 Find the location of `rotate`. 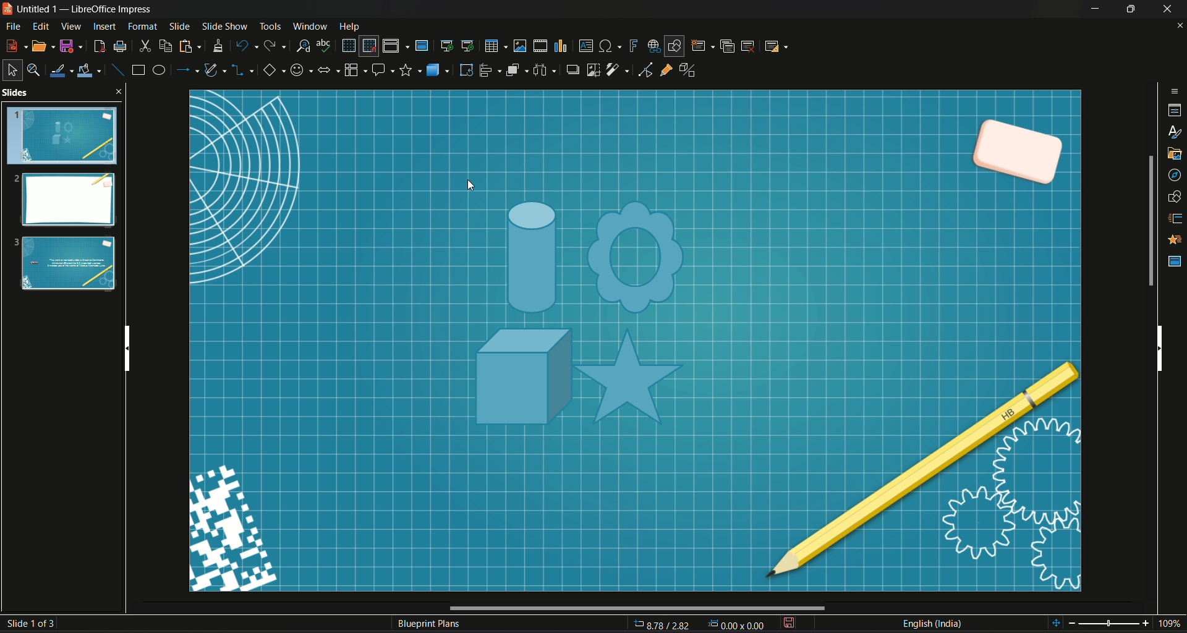

rotate is located at coordinates (466, 70).